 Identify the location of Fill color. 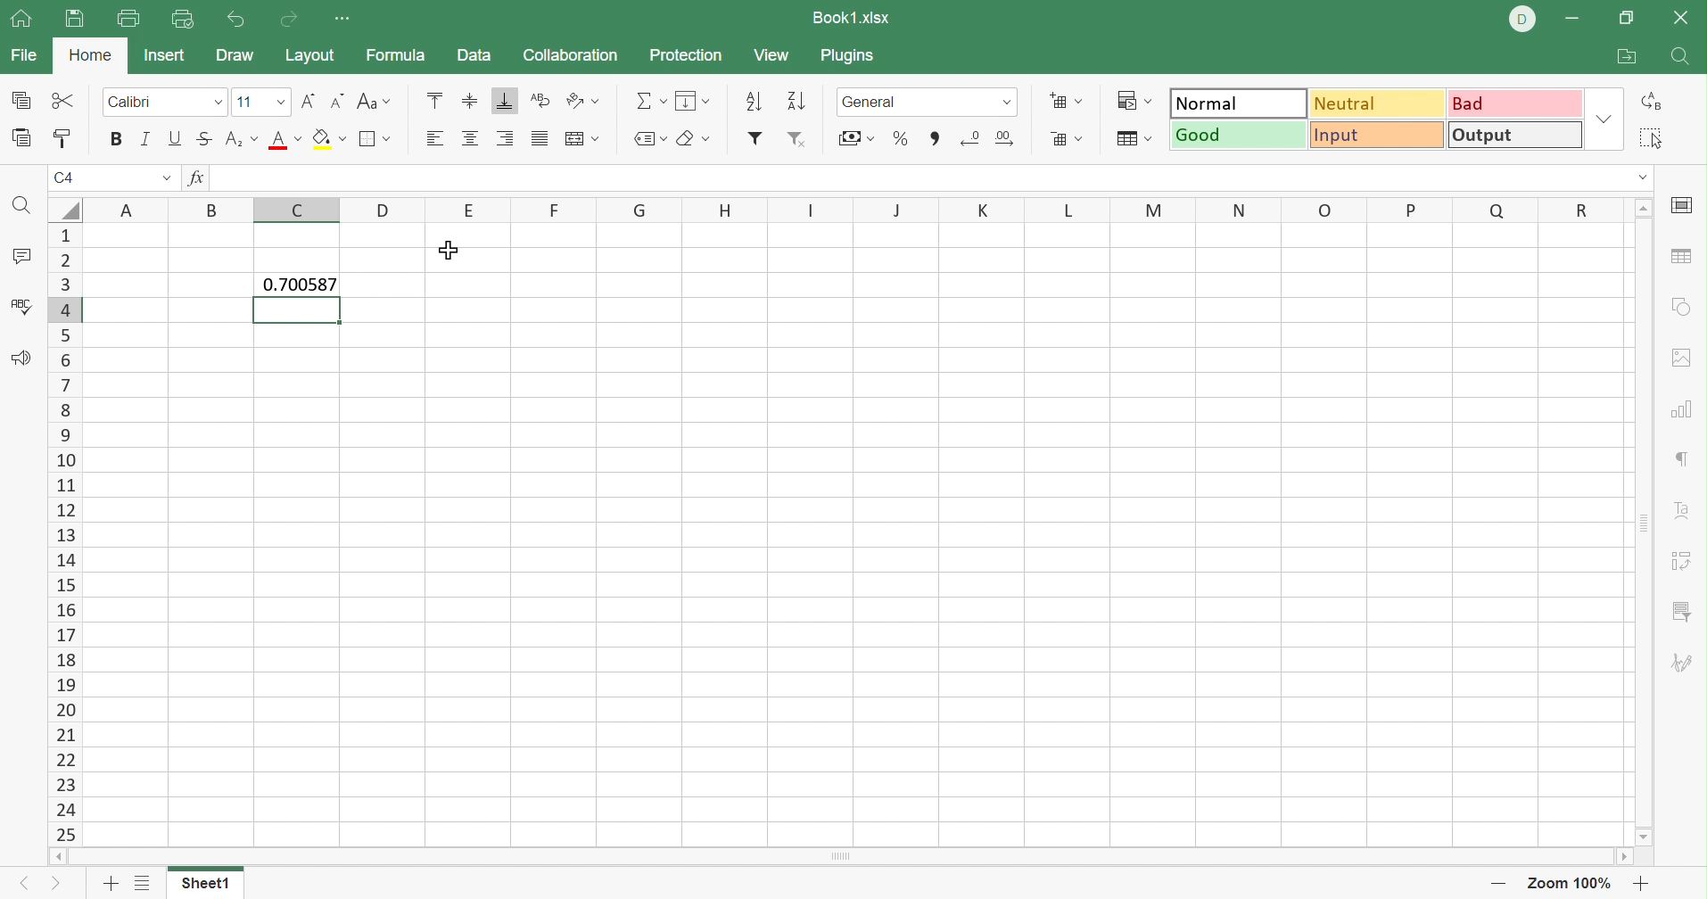
(327, 139).